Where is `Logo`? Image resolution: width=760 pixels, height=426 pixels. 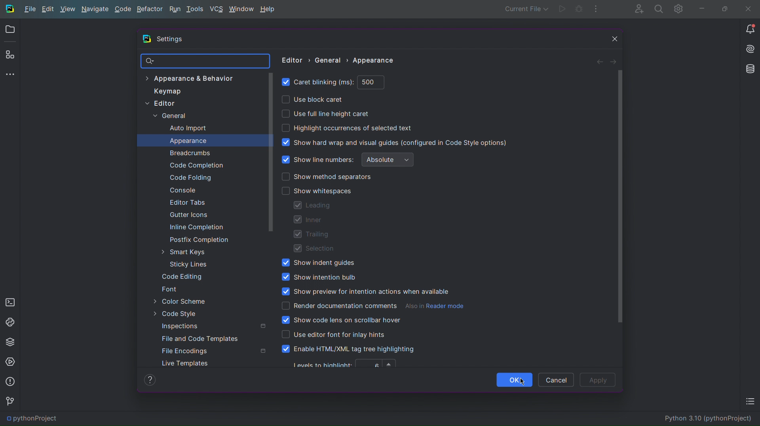
Logo is located at coordinates (147, 37).